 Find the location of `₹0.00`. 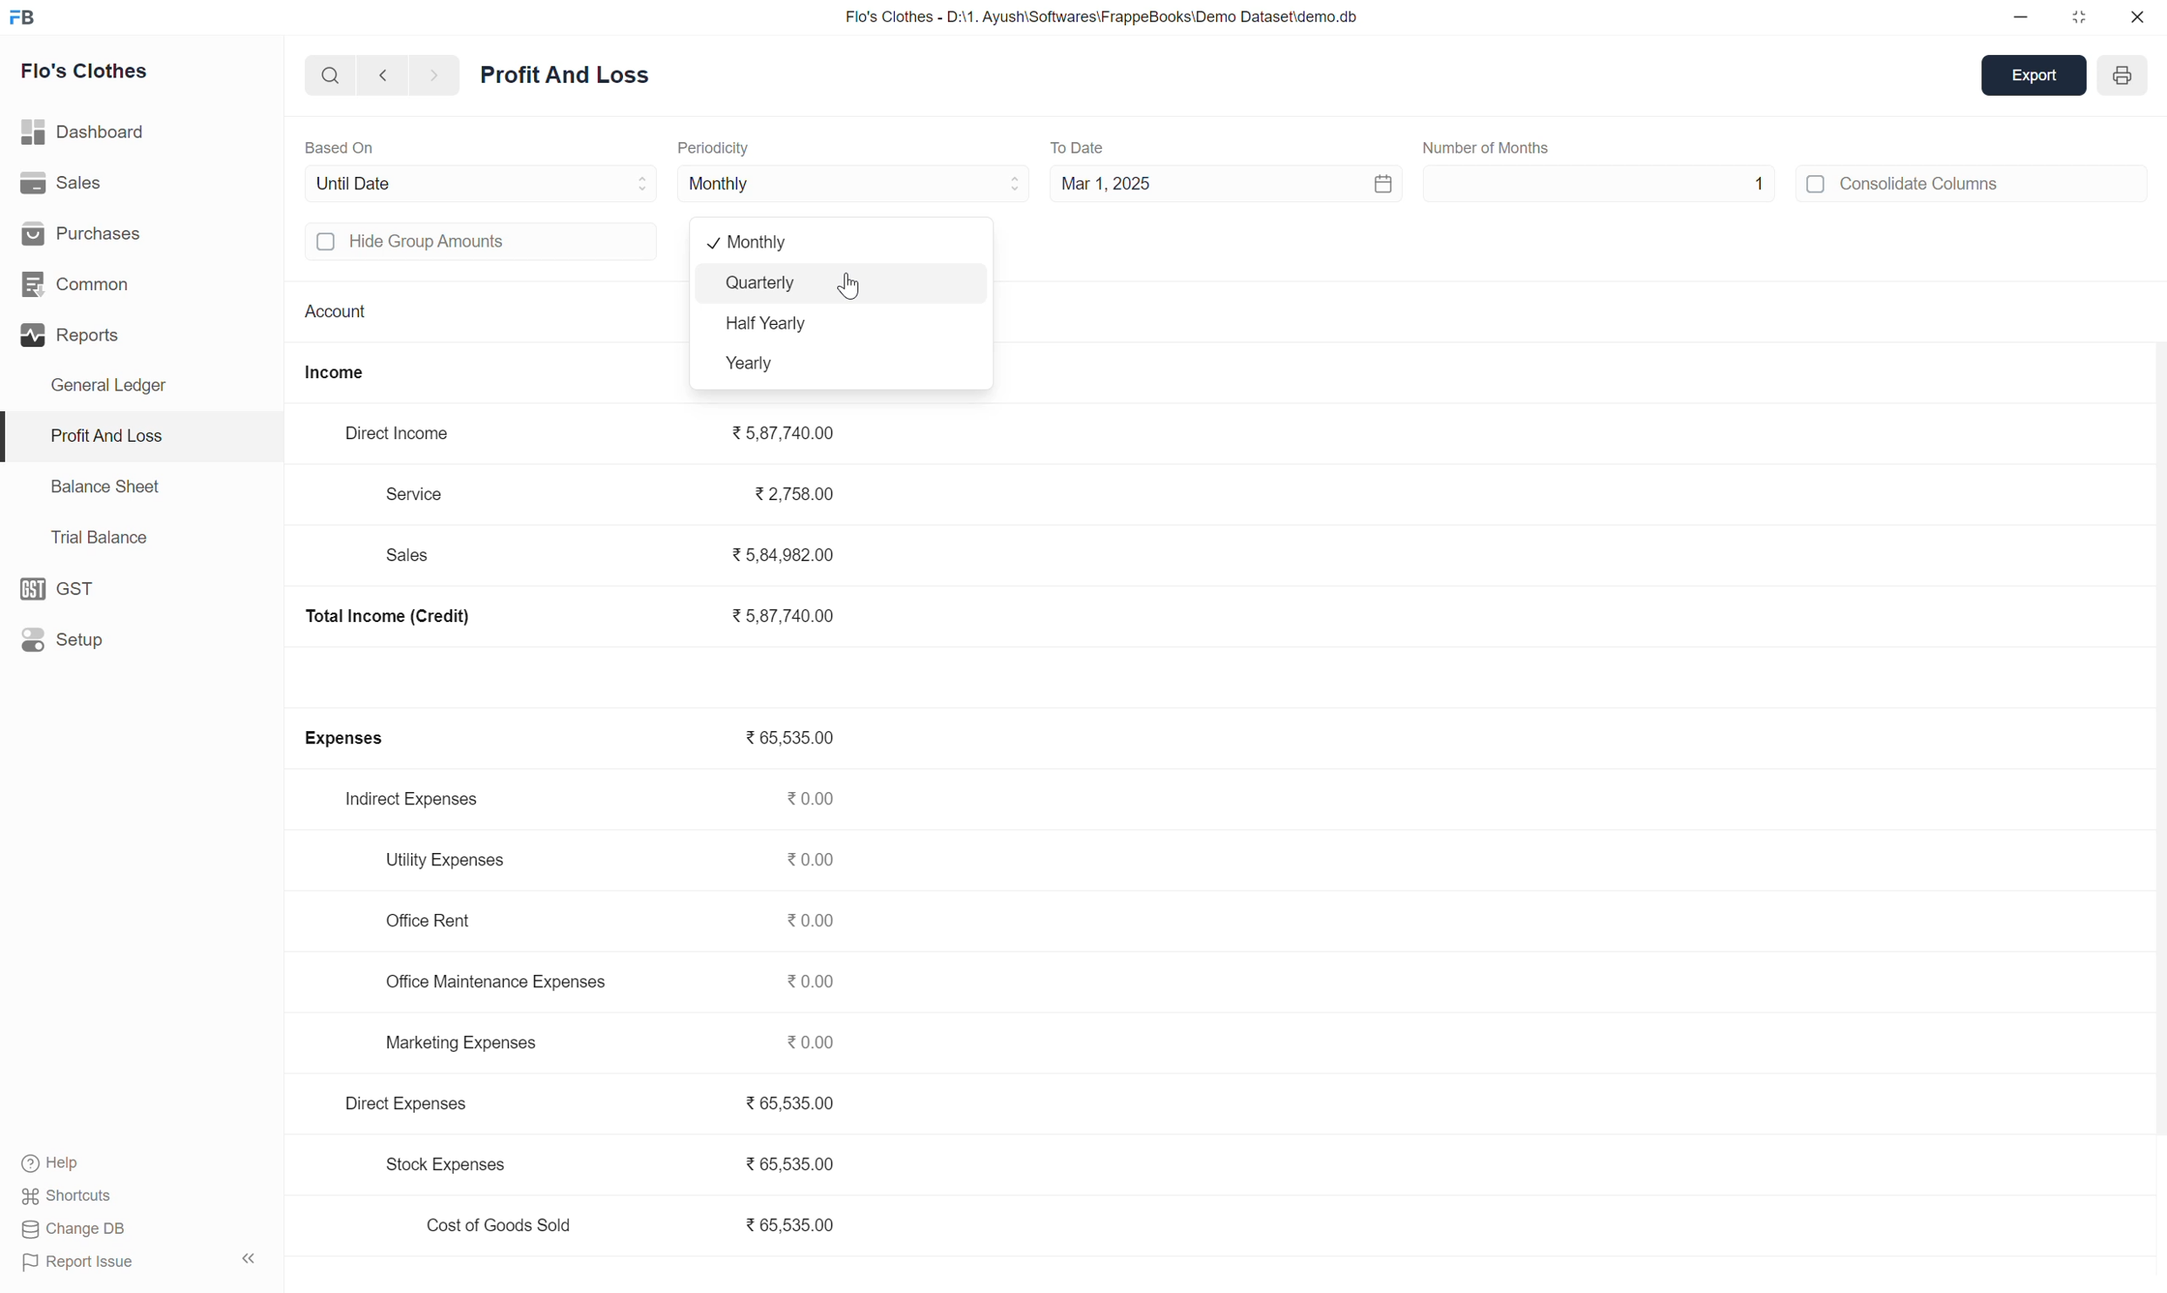

₹0.00 is located at coordinates (816, 922).